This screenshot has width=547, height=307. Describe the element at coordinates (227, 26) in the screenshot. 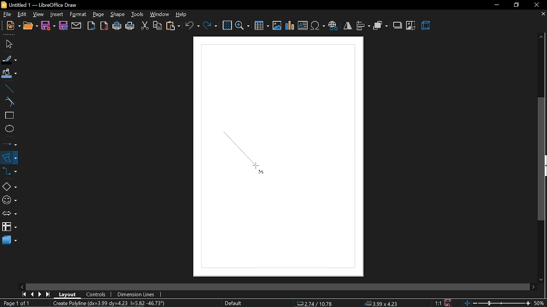

I see `grid` at that location.